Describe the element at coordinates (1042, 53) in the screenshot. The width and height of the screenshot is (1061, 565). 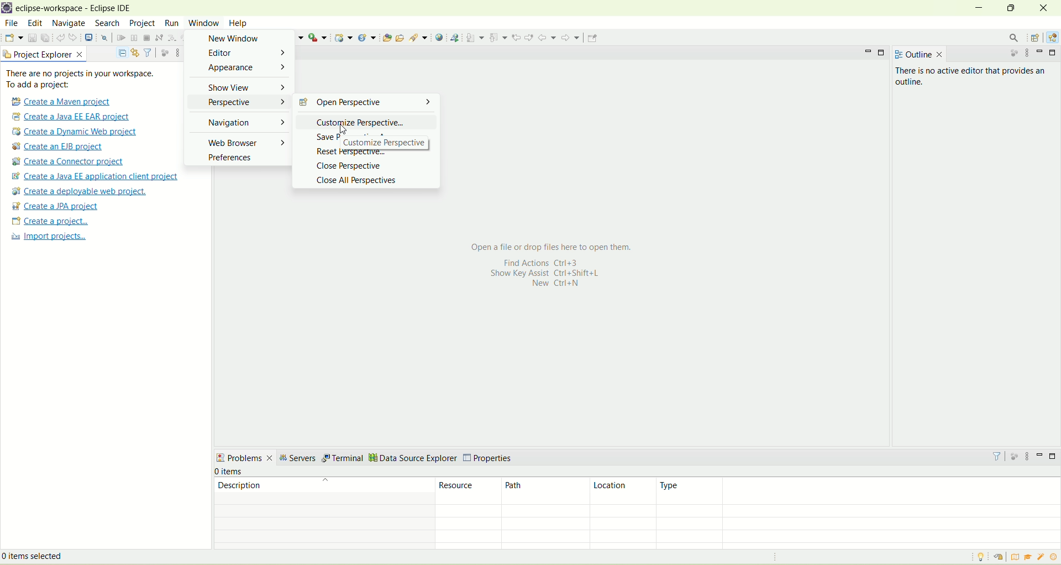
I see `minimize` at that location.